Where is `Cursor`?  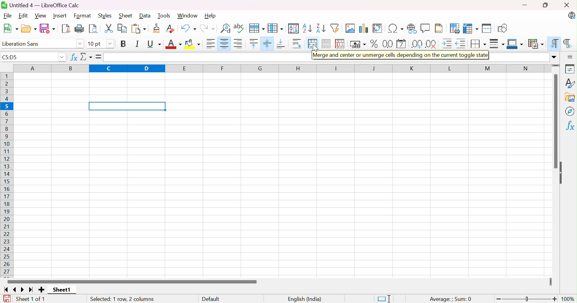 Cursor is located at coordinates (314, 48).